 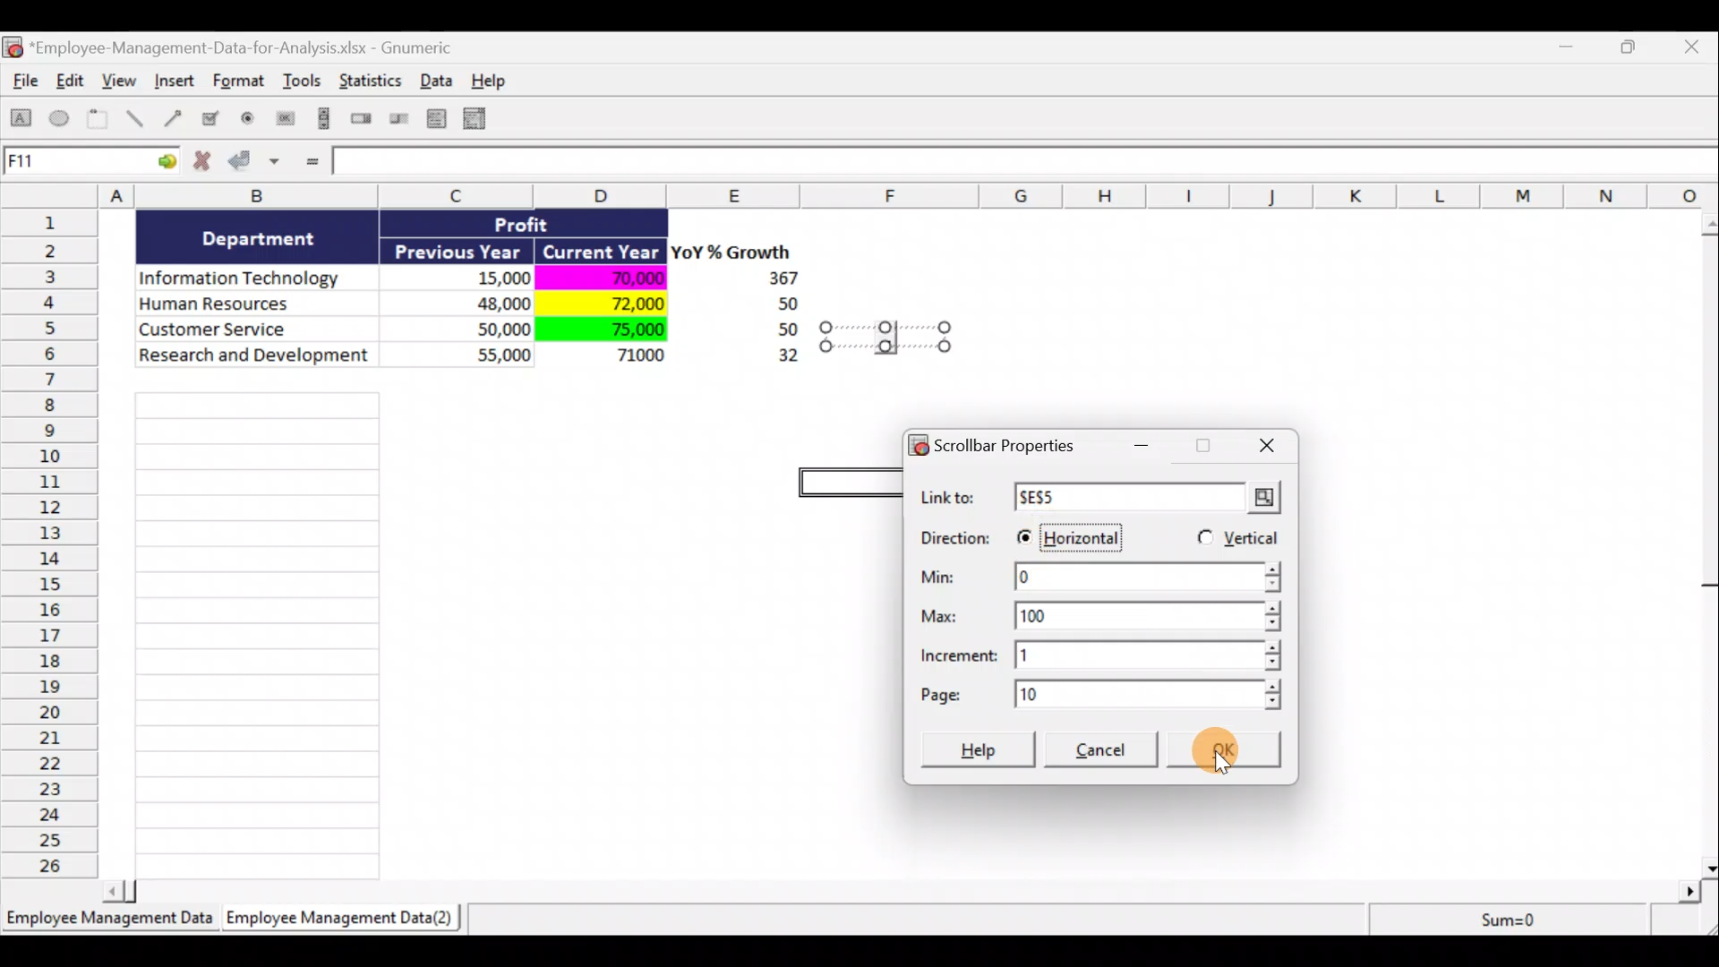 I want to click on Scroll bar, so click(x=1707, y=541).